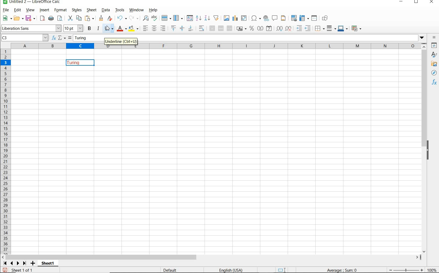 This screenshot has width=439, height=273. I want to click on INSERT IMAGE, so click(227, 18).